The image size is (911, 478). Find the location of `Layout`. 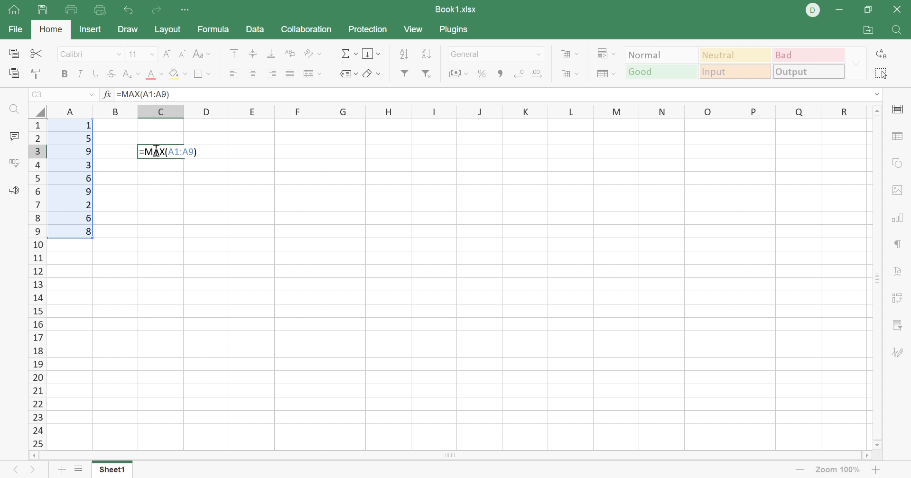

Layout is located at coordinates (169, 29).